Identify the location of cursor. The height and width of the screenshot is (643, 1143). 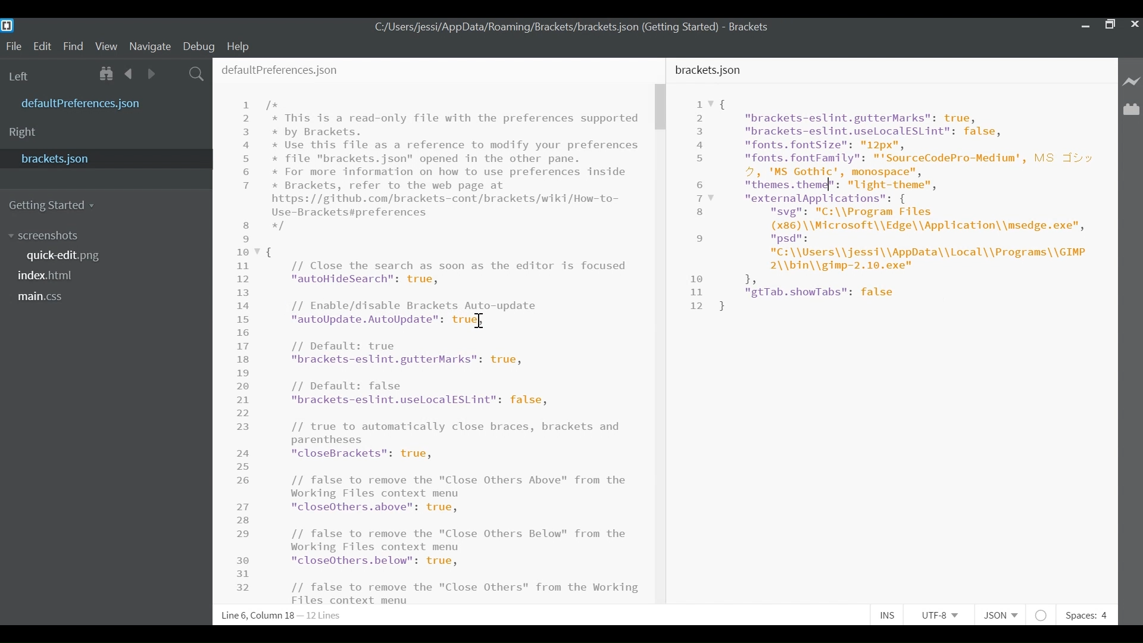
(479, 321).